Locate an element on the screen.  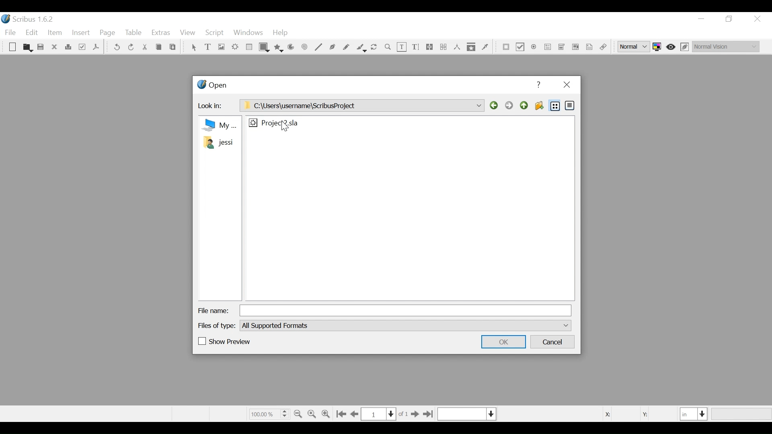
New is located at coordinates (12, 48).